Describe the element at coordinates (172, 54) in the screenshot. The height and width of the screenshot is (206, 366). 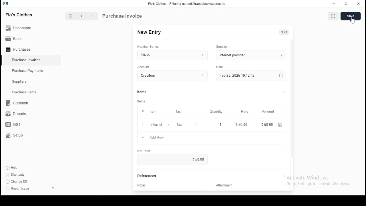
I see `PINV` at that location.